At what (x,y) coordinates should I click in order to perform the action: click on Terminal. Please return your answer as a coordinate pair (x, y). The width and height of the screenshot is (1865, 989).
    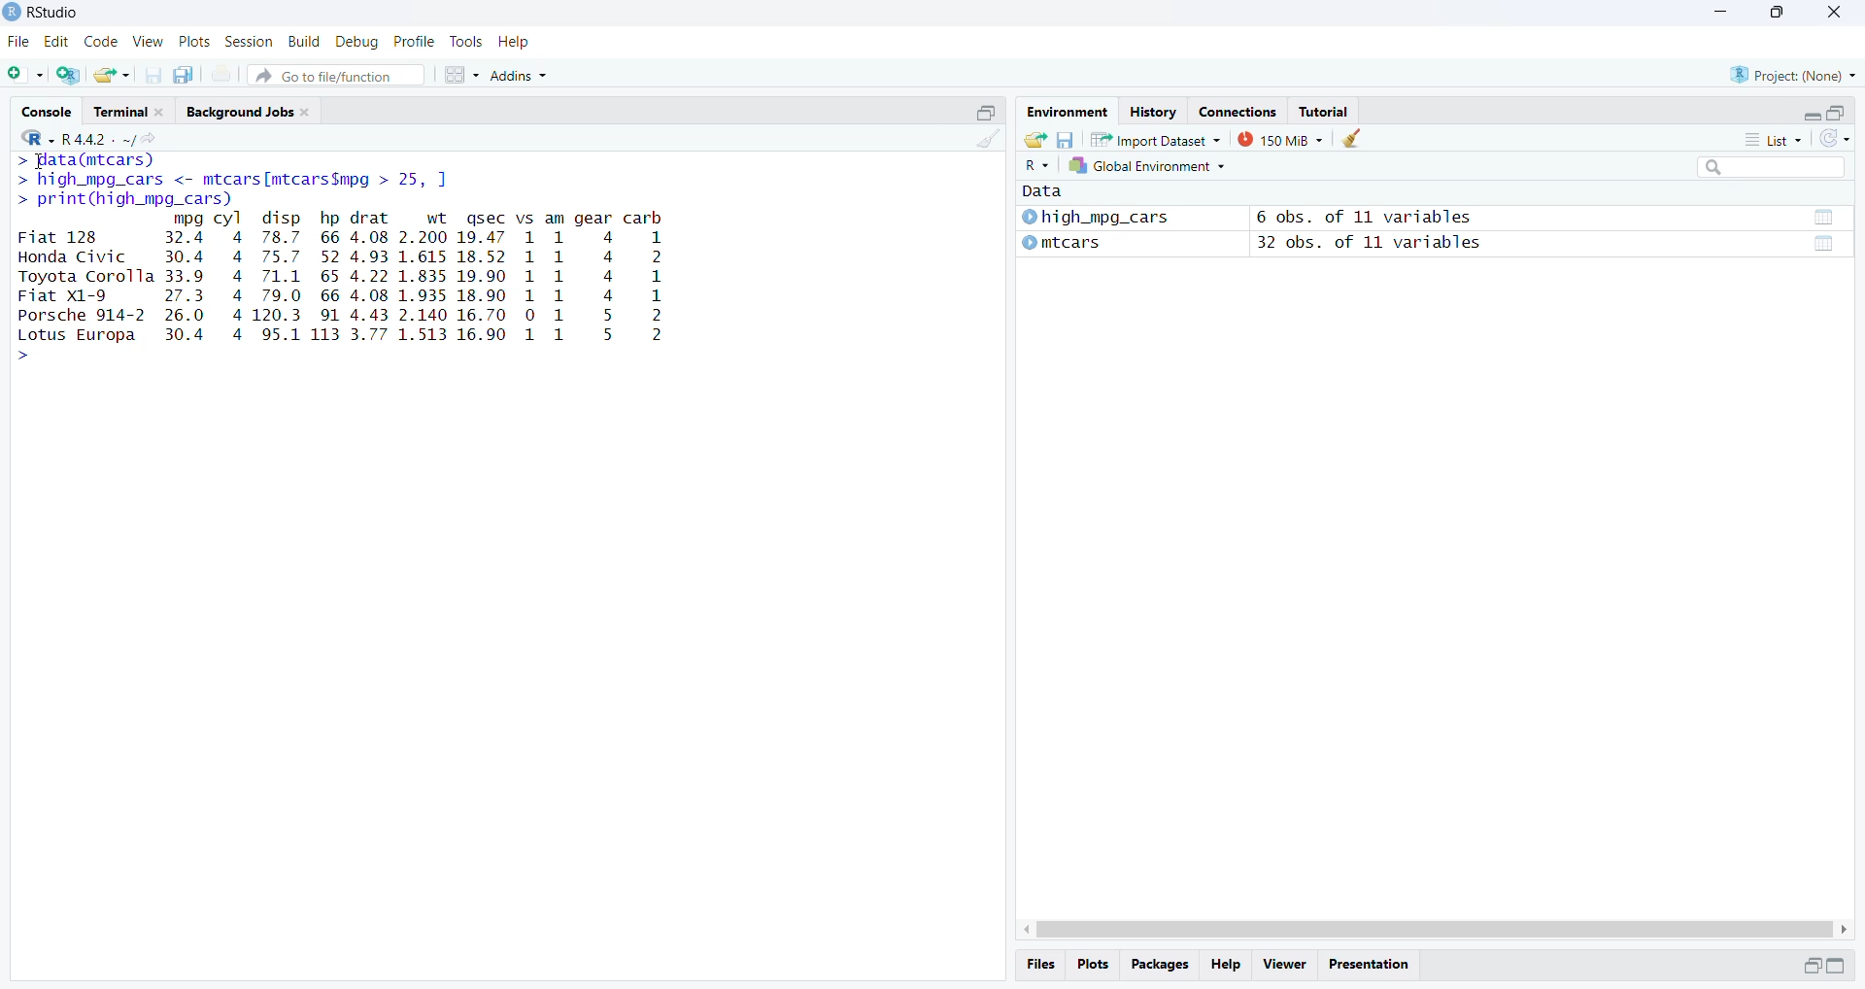
    Looking at the image, I should click on (131, 109).